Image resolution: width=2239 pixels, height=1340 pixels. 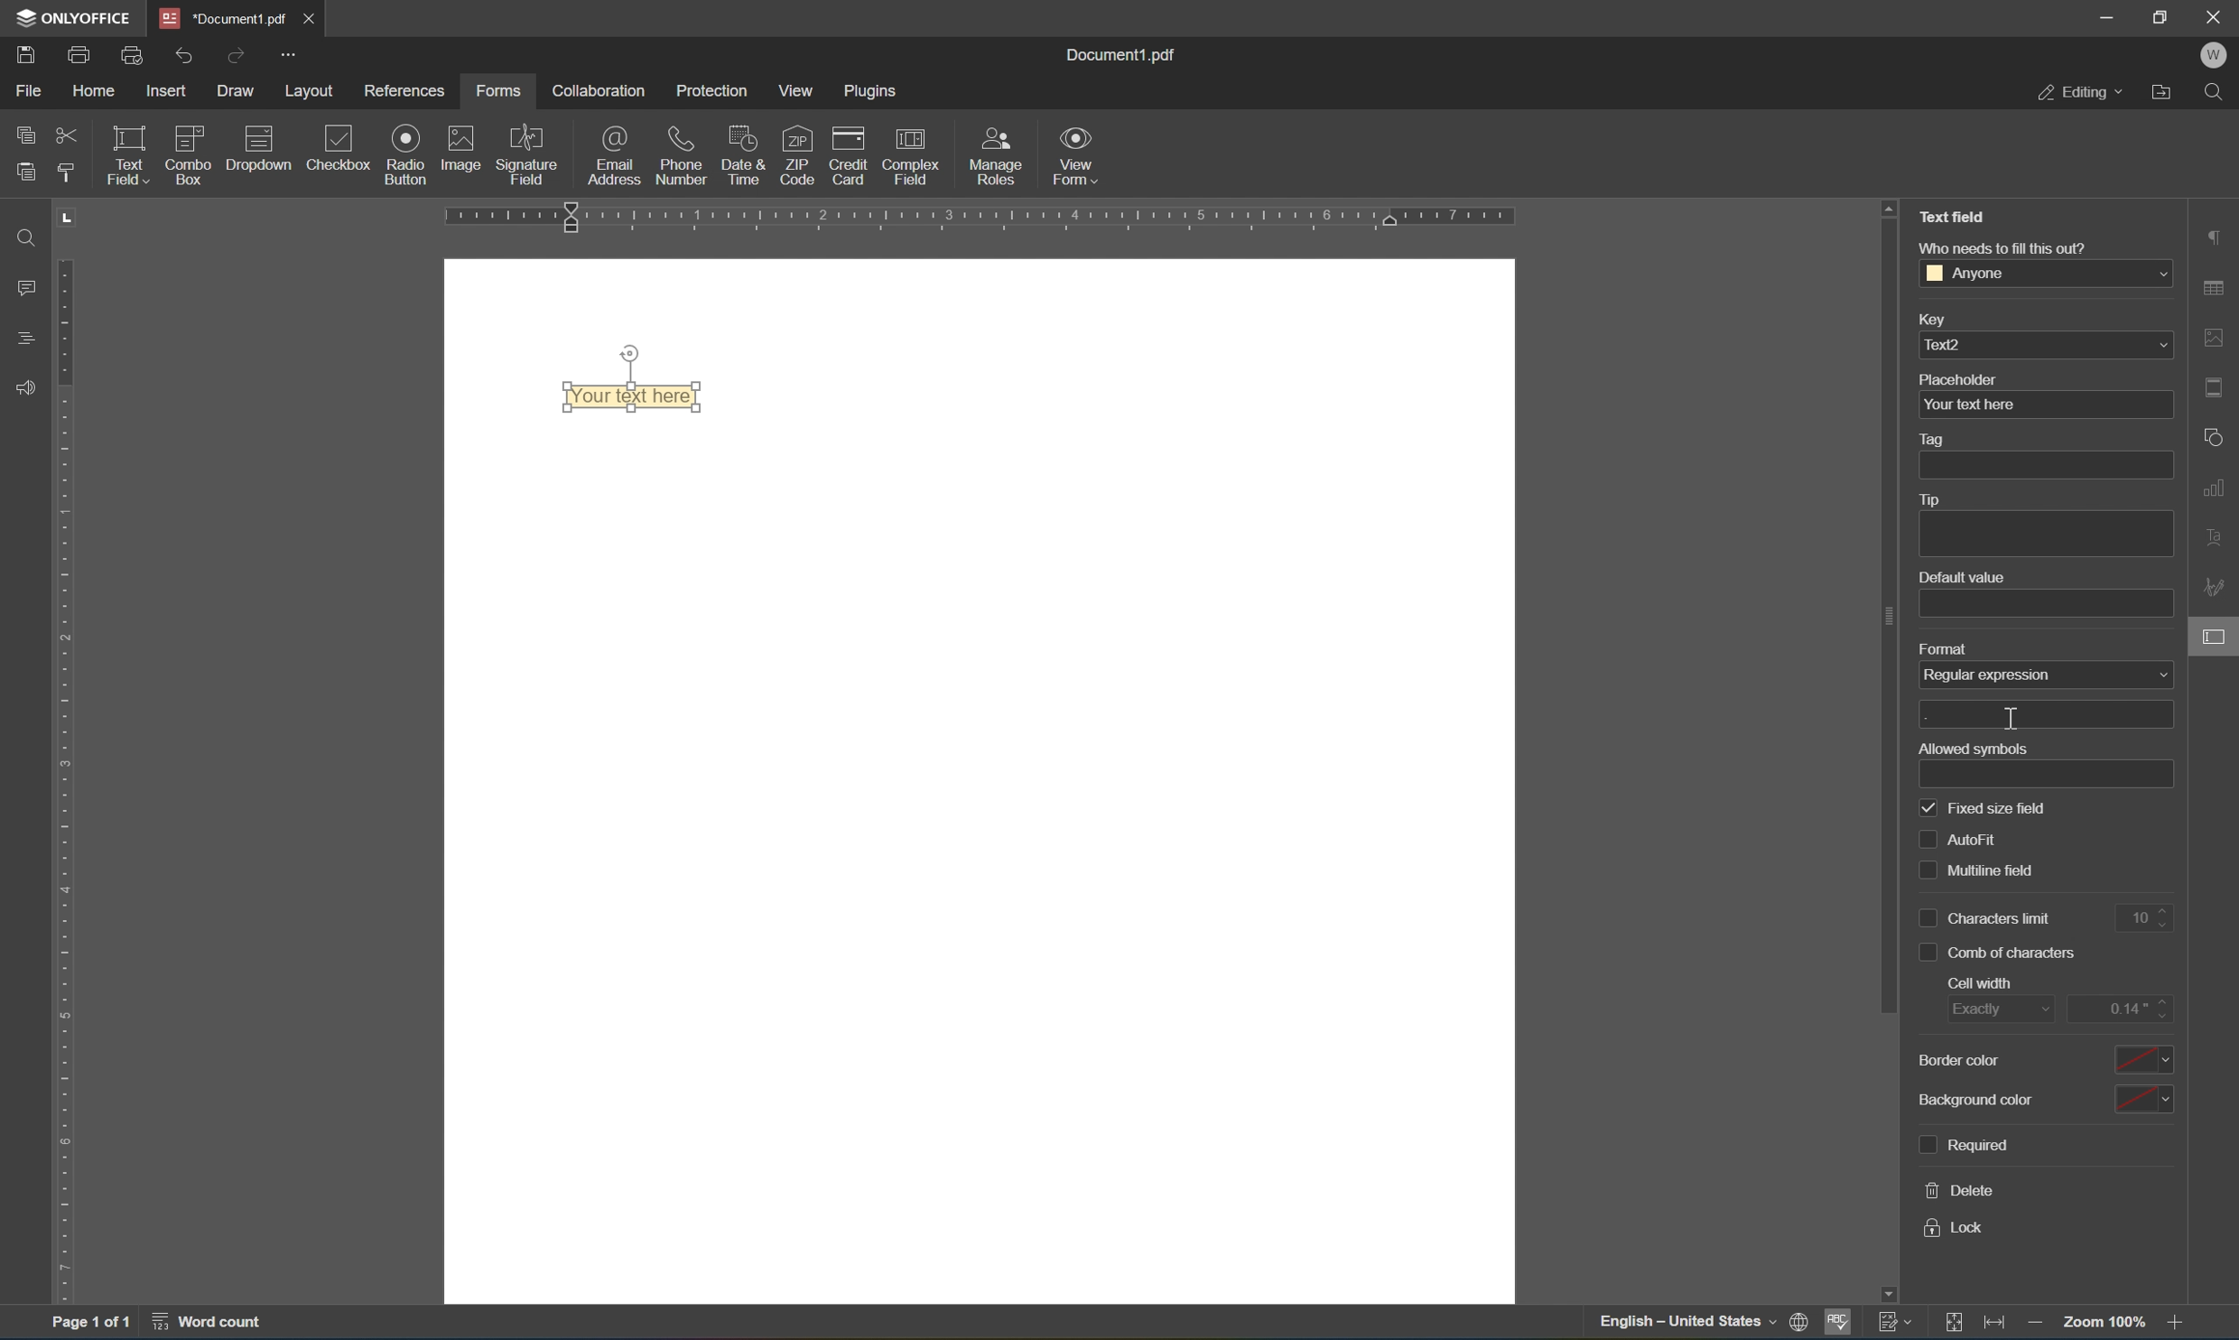 What do you see at coordinates (1974, 1098) in the screenshot?
I see `background color` at bounding box center [1974, 1098].